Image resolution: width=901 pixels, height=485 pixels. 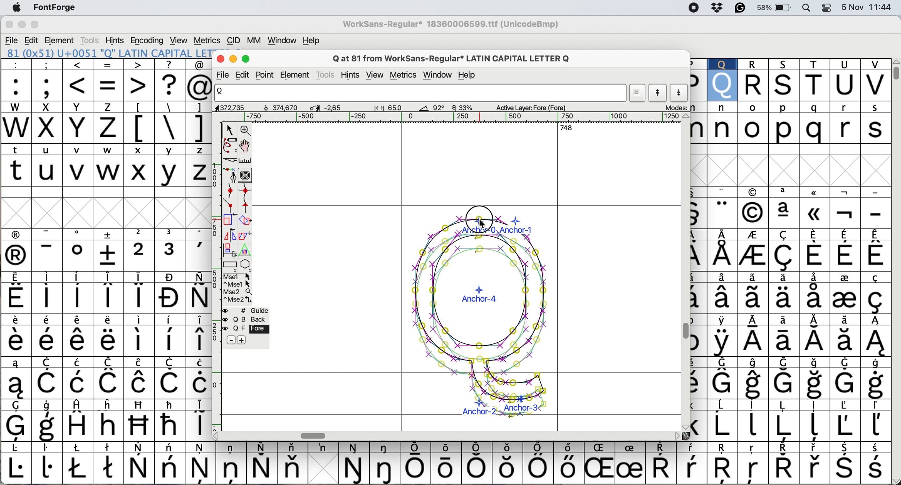 I want to click on dropbox, so click(x=718, y=9).